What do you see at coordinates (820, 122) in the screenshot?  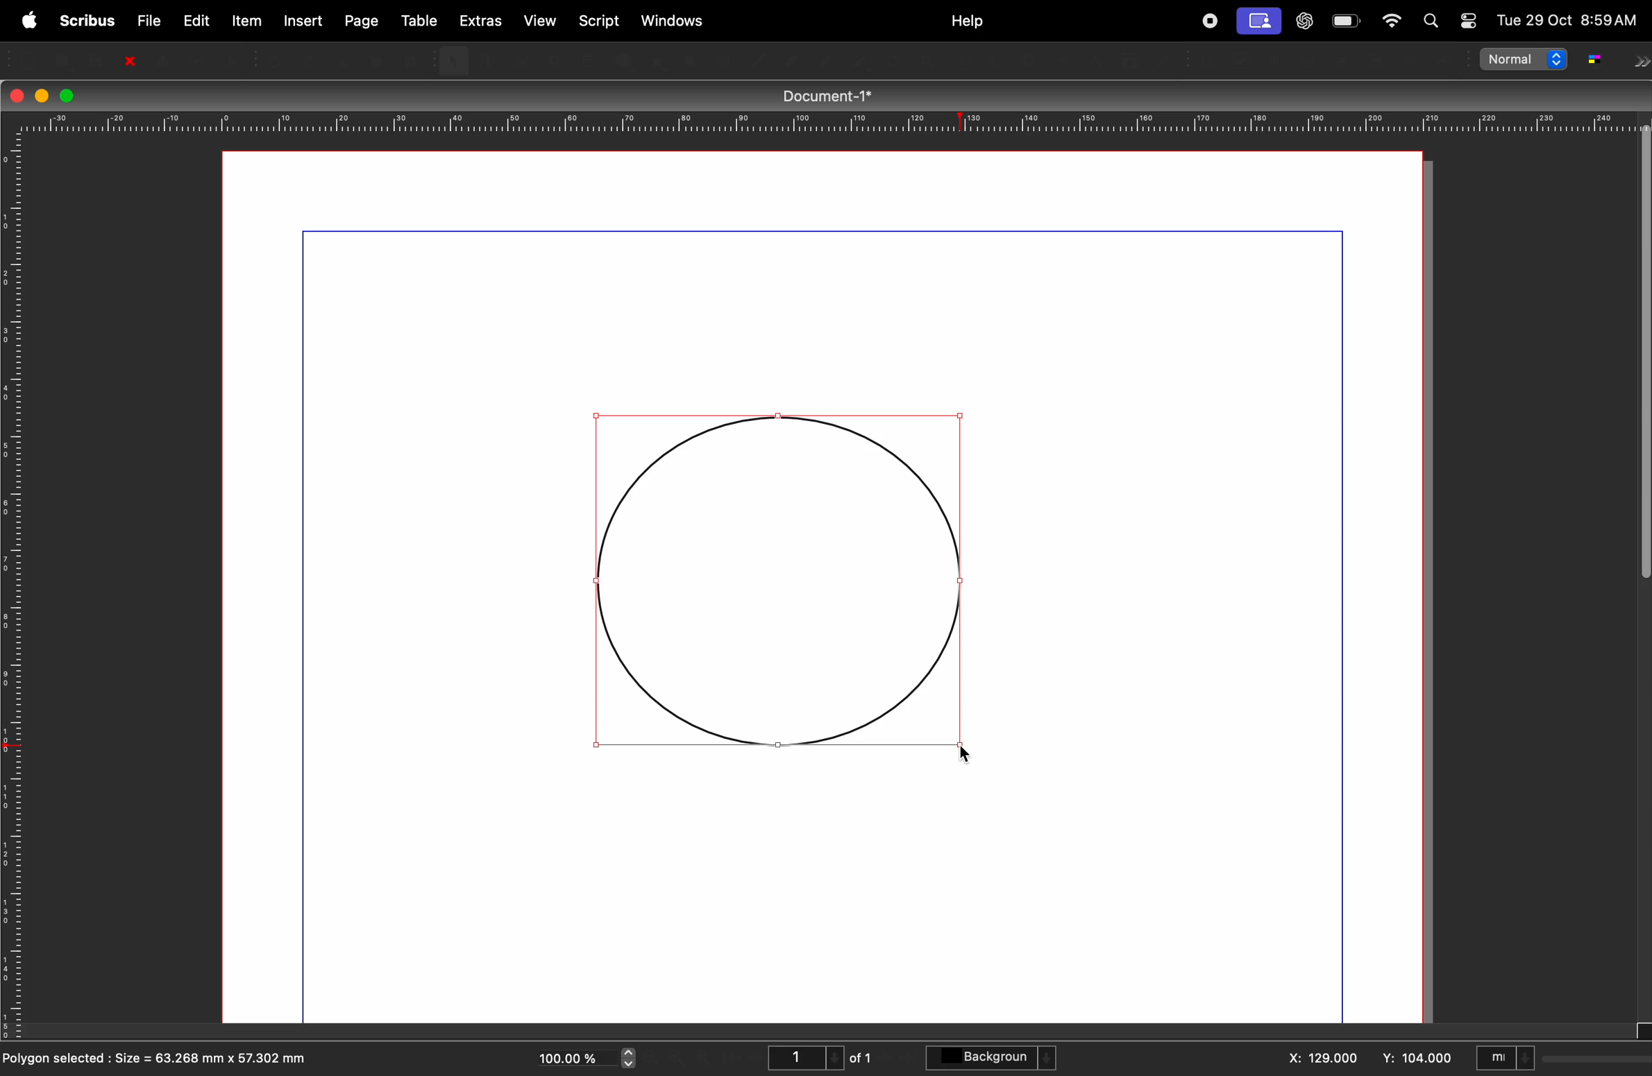 I see `horrizontal scale` at bounding box center [820, 122].